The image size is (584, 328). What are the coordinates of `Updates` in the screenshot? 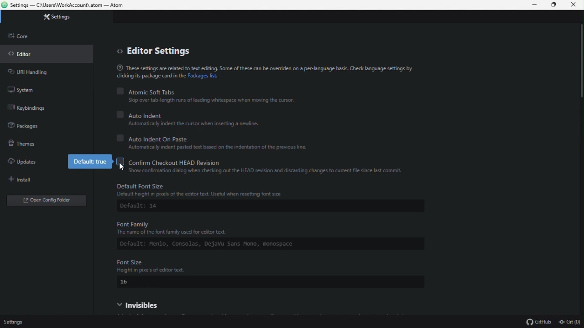 It's located at (29, 161).